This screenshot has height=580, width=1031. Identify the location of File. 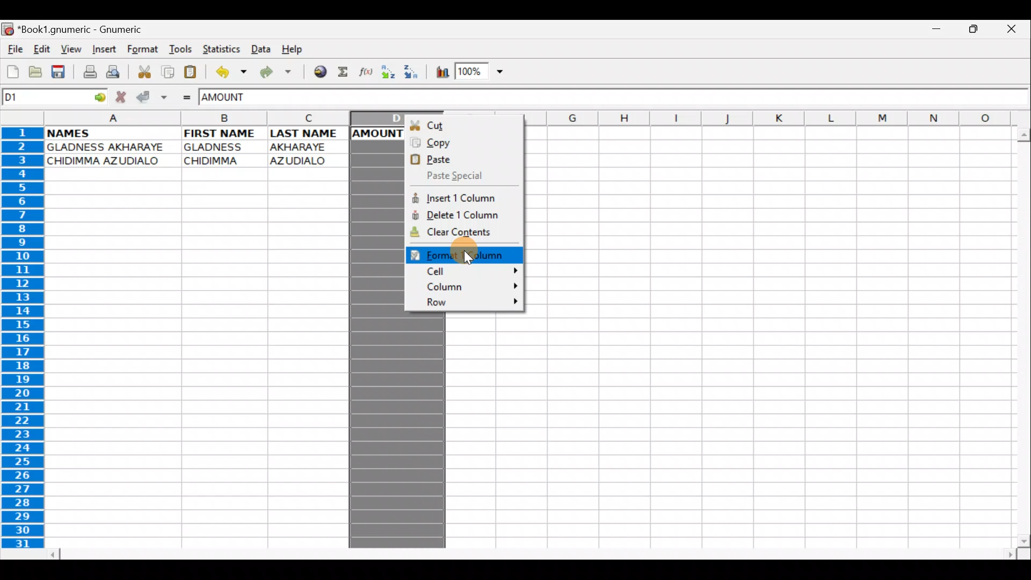
(14, 50).